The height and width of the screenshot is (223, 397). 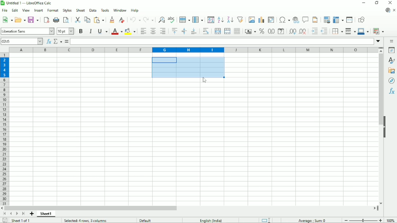 I want to click on Wrap text, so click(x=205, y=31).